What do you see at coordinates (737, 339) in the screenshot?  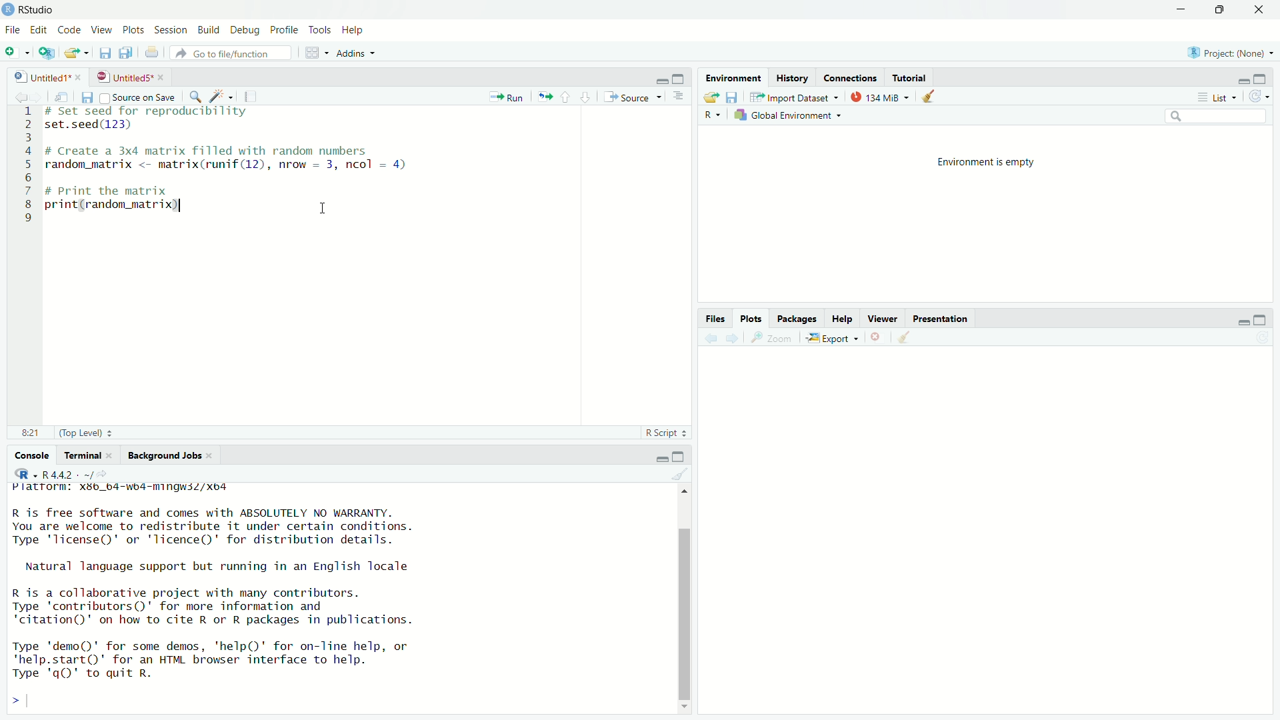 I see `next` at bounding box center [737, 339].